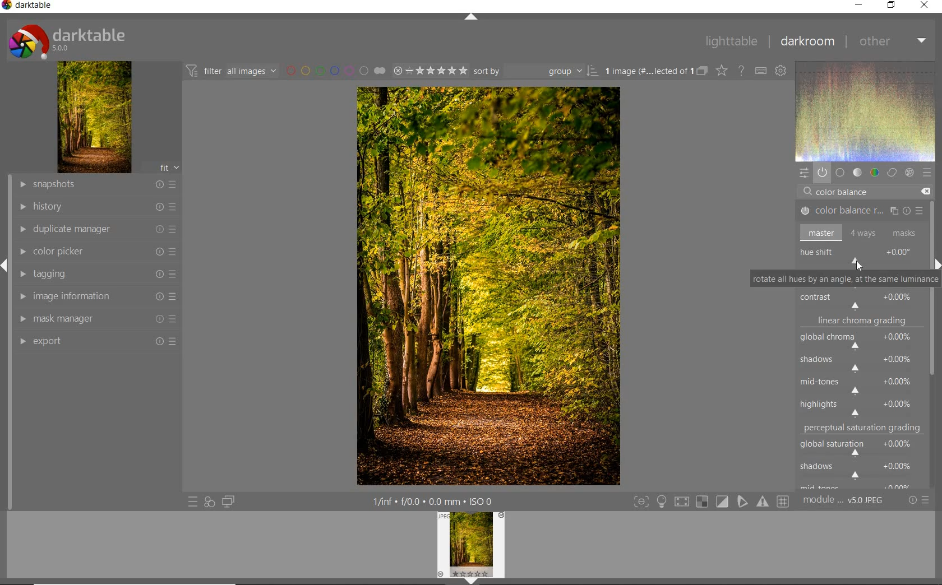 The height and width of the screenshot is (585, 942). Describe the element at coordinates (857, 173) in the screenshot. I see `tone` at that location.